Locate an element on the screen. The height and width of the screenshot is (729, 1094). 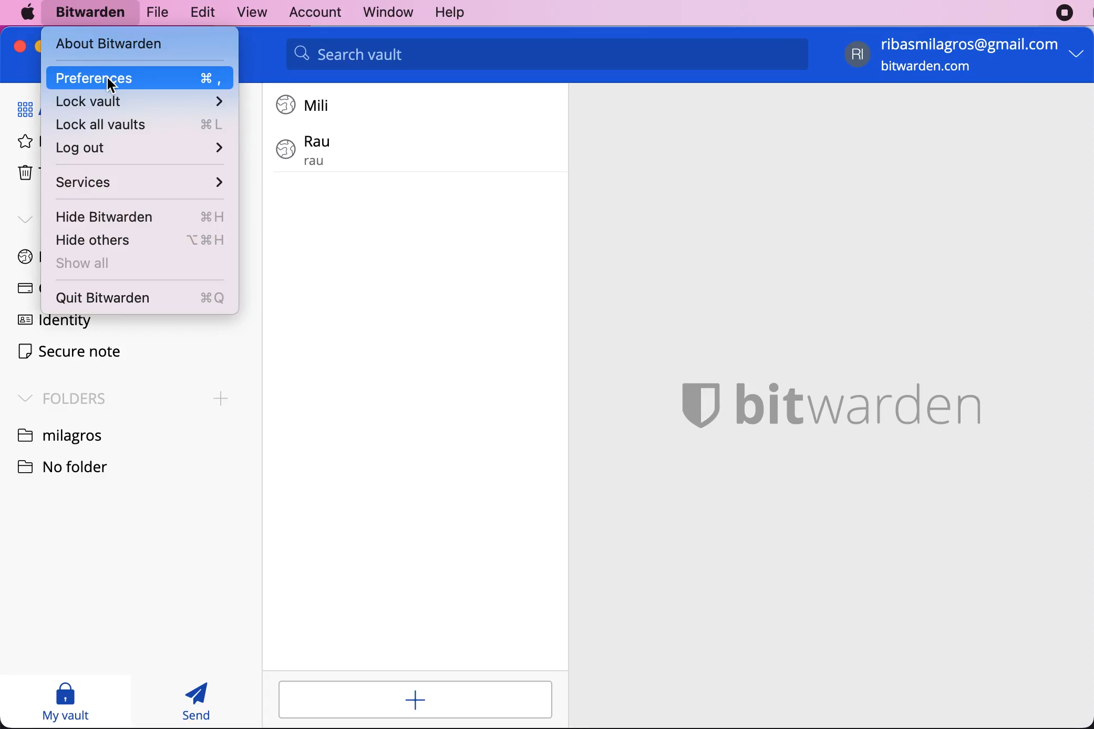
secure note is located at coordinates (69, 353).